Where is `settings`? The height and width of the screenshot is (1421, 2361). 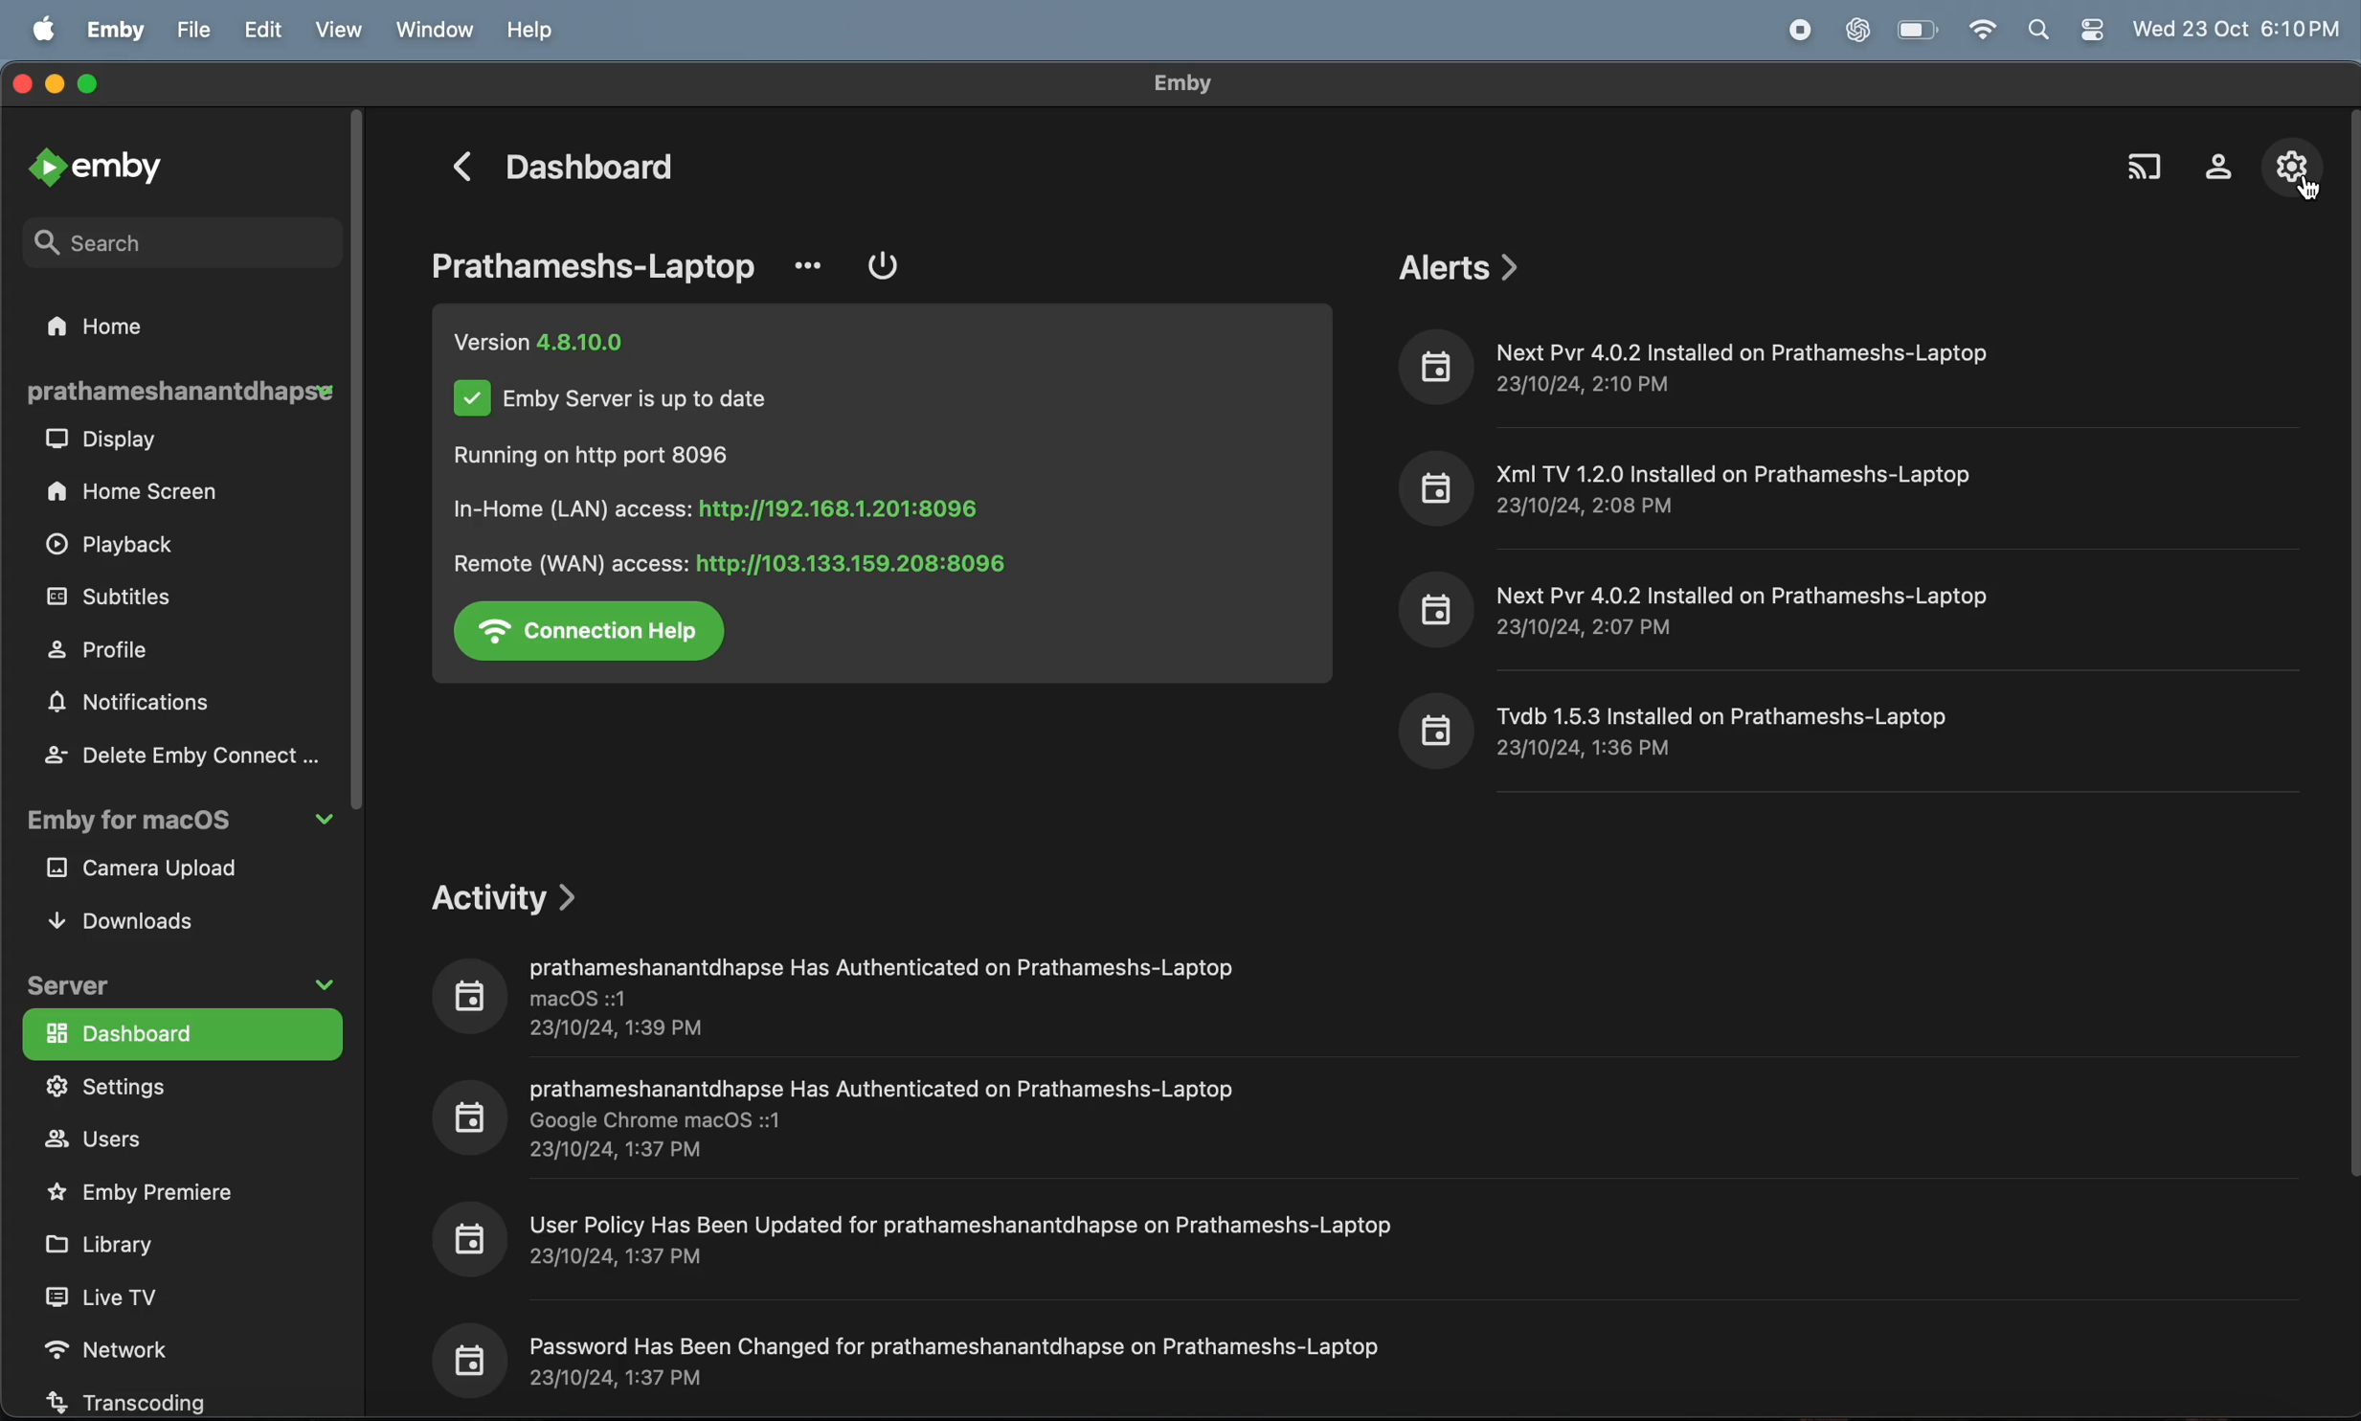 settings is located at coordinates (127, 1090).